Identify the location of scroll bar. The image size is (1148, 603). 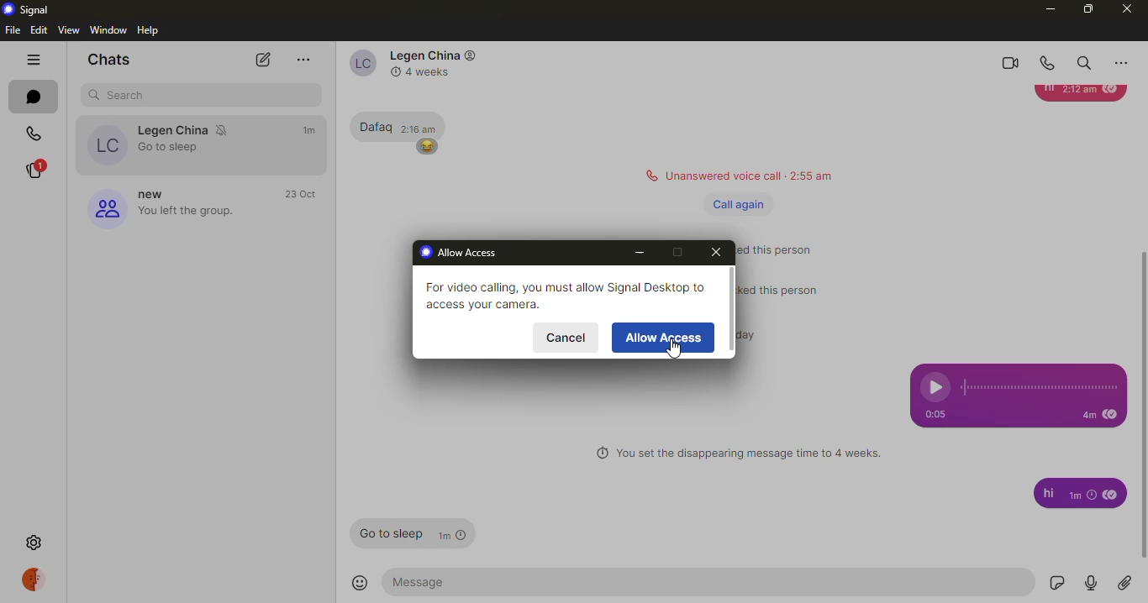
(731, 313).